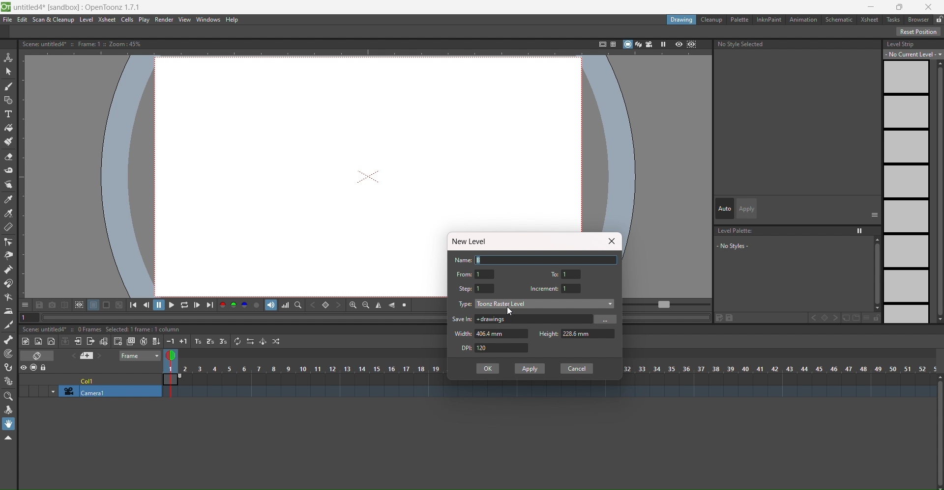  Describe the element at coordinates (512, 312) in the screenshot. I see `cursor` at that location.